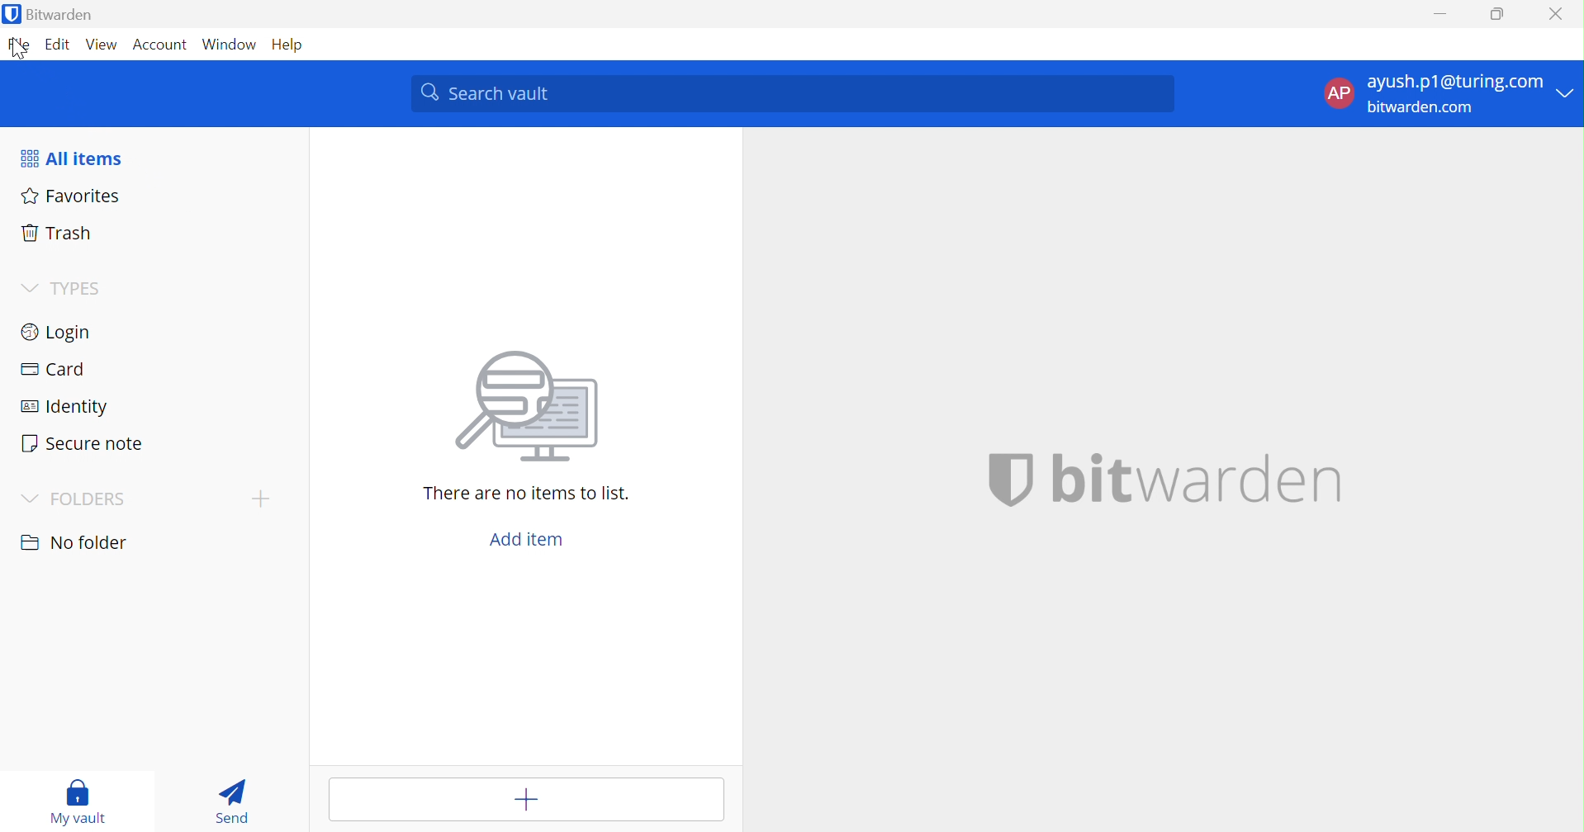 The image size is (1584, 832). Describe the element at coordinates (235, 800) in the screenshot. I see `Send` at that location.